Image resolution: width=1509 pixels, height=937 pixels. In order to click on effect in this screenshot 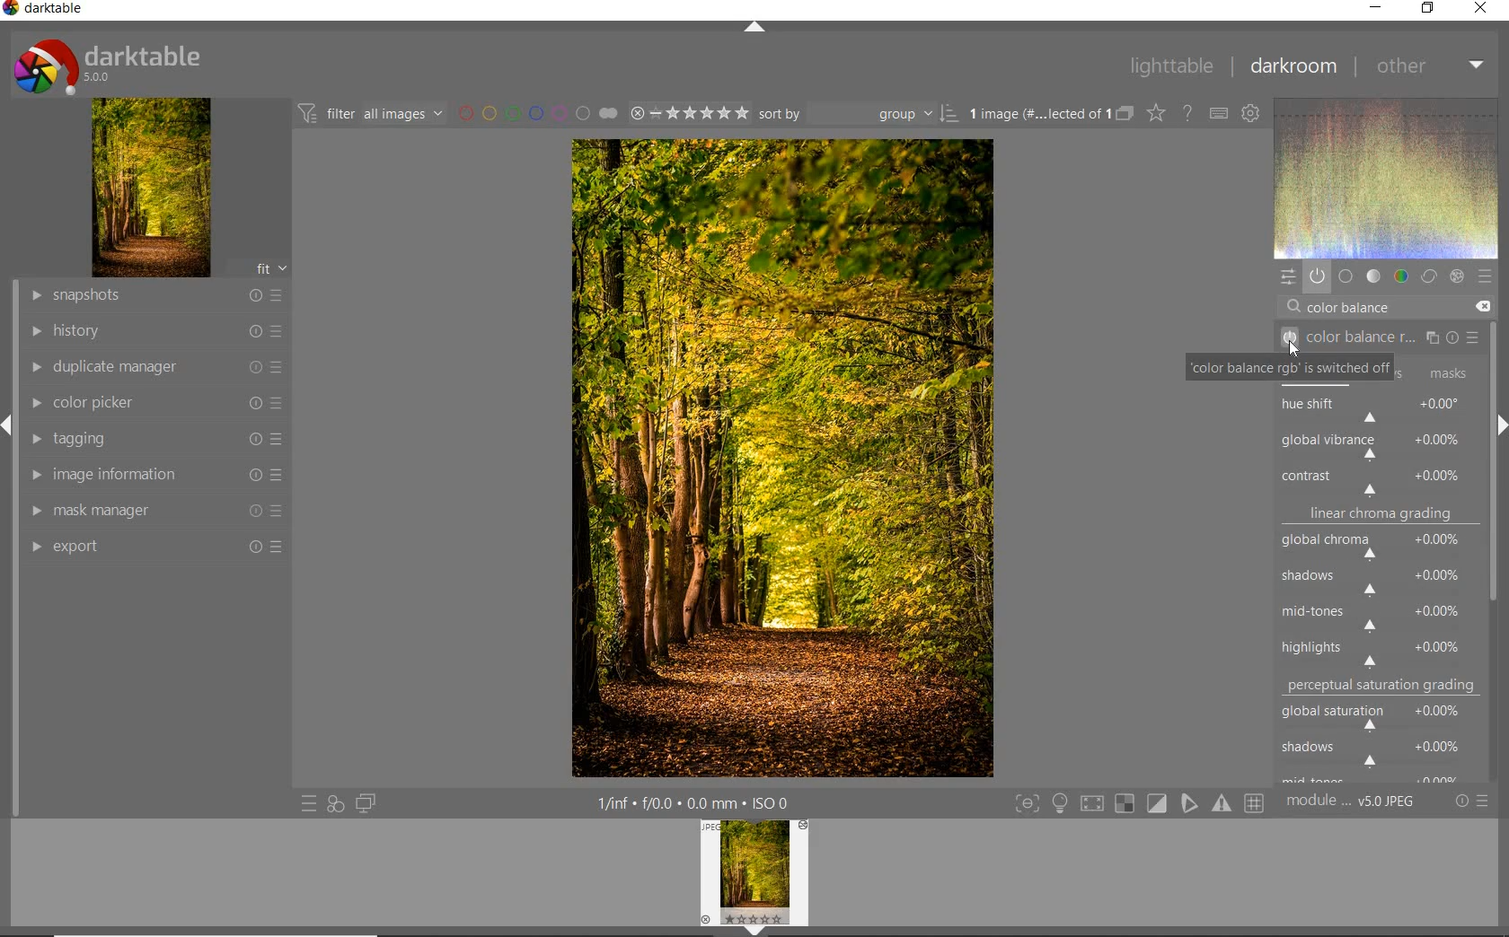, I will do `click(1457, 275)`.